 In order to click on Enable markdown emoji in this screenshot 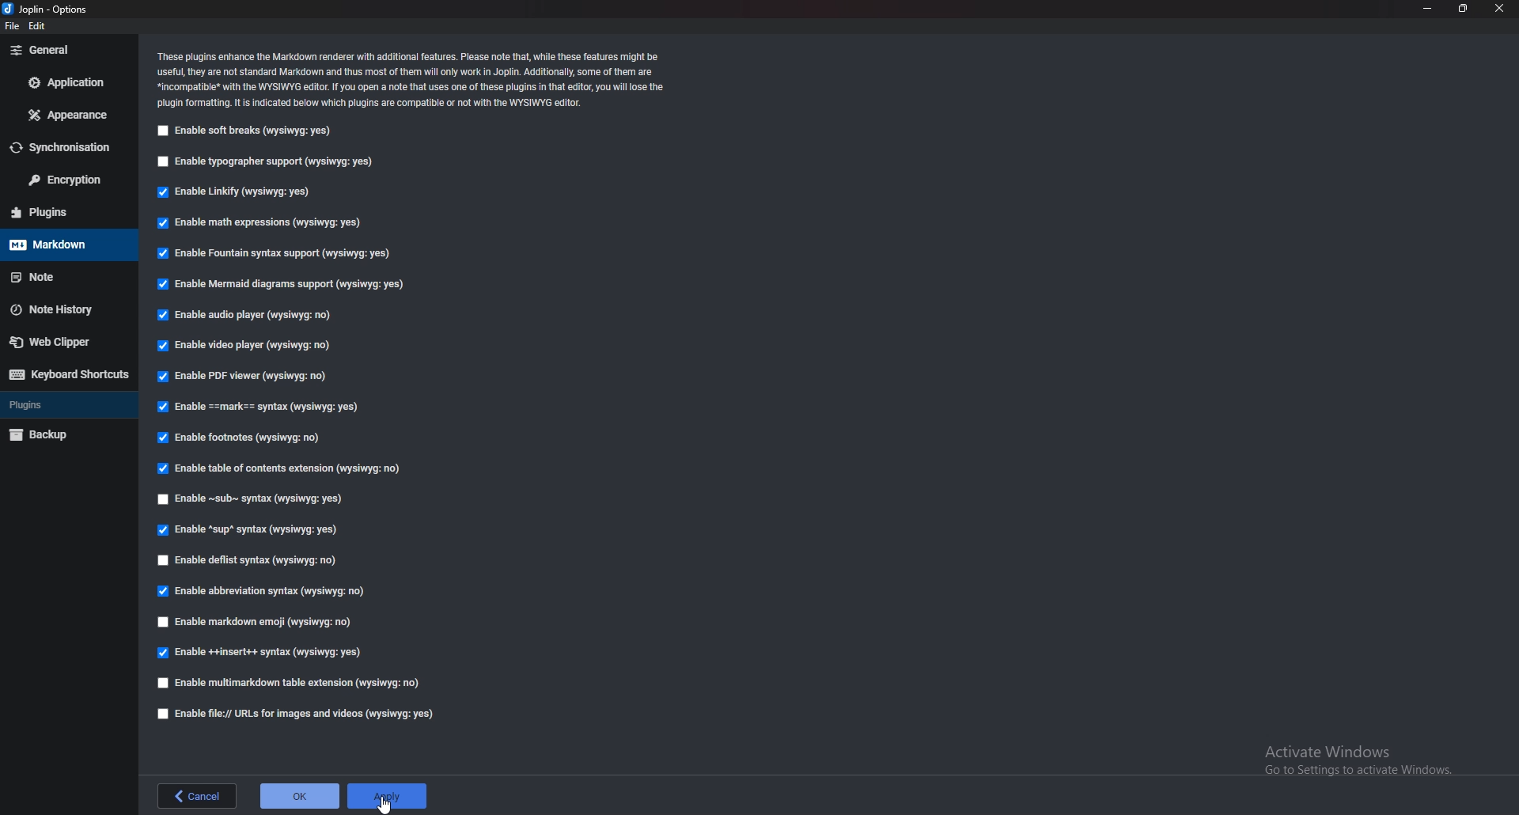, I will do `click(259, 624)`.